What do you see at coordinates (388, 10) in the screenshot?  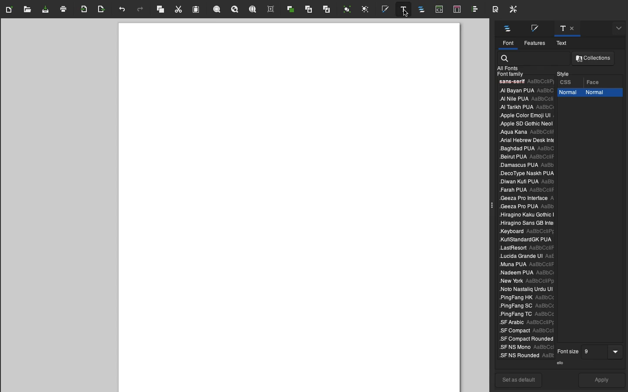 I see `Fill and stroke` at bounding box center [388, 10].